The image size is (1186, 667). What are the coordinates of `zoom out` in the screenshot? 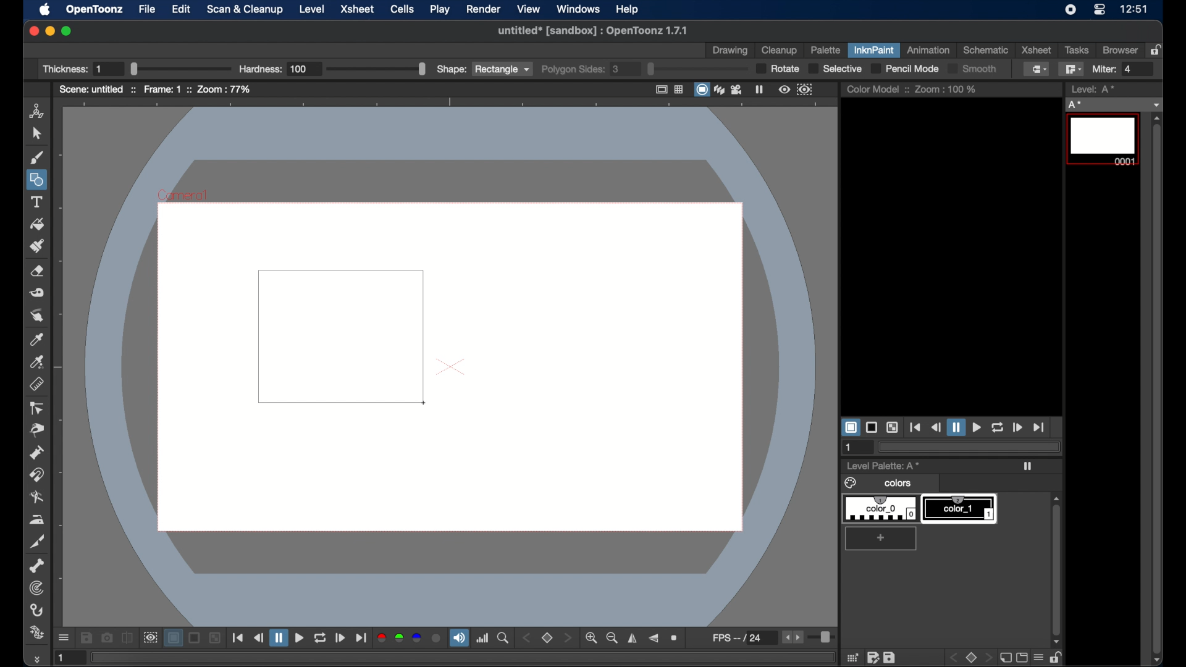 It's located at (612, 638).